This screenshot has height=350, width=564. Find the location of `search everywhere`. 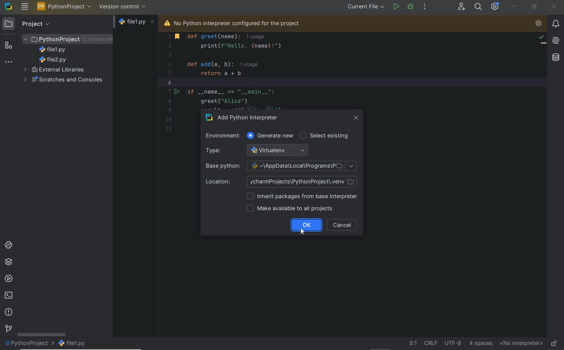

search everywhere is located at coordinates (478, 6).